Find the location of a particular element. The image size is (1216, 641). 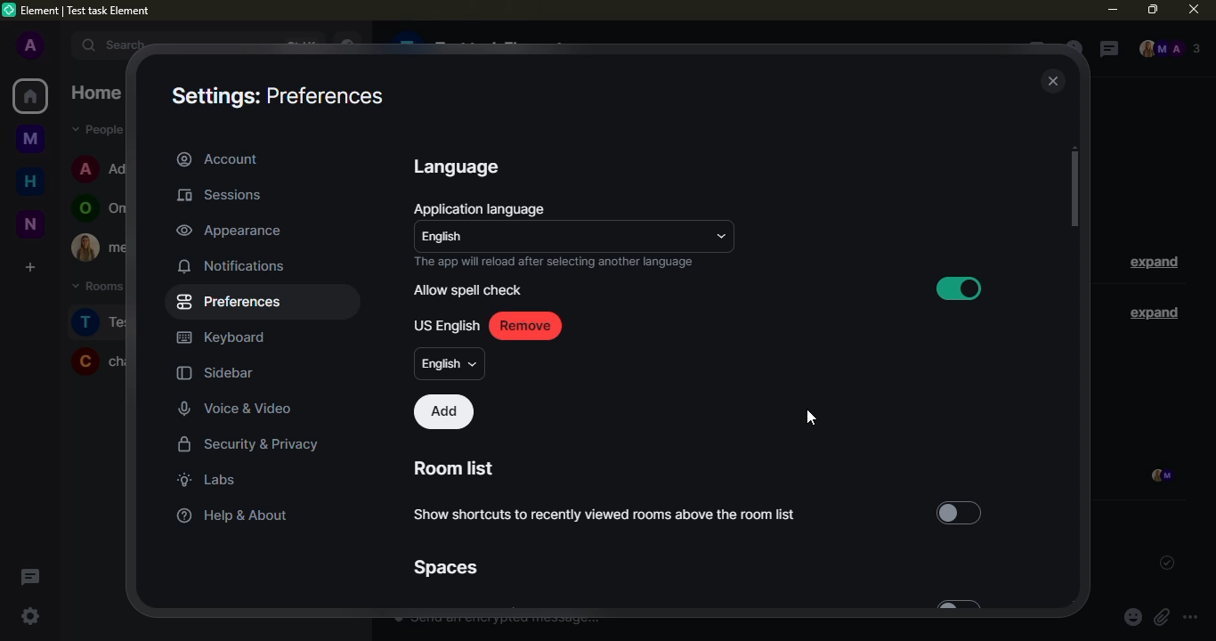

sent is located at coordinates (1165, 564).